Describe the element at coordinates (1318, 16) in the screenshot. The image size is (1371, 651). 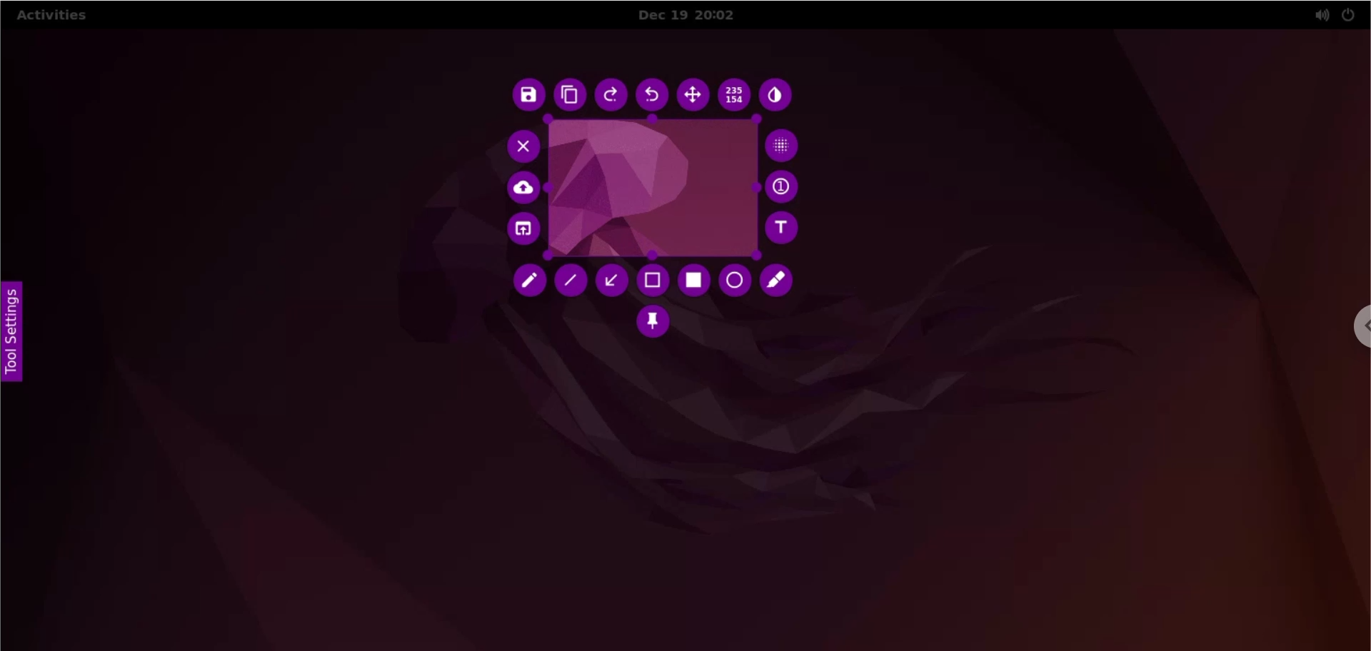
I see `sound settings options` at that location.